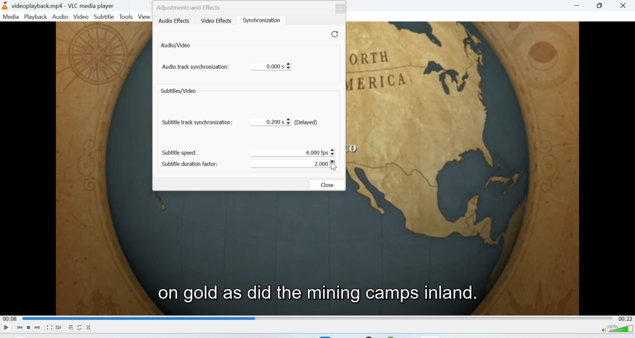  I want to click on Playbar, so click(320, 318).